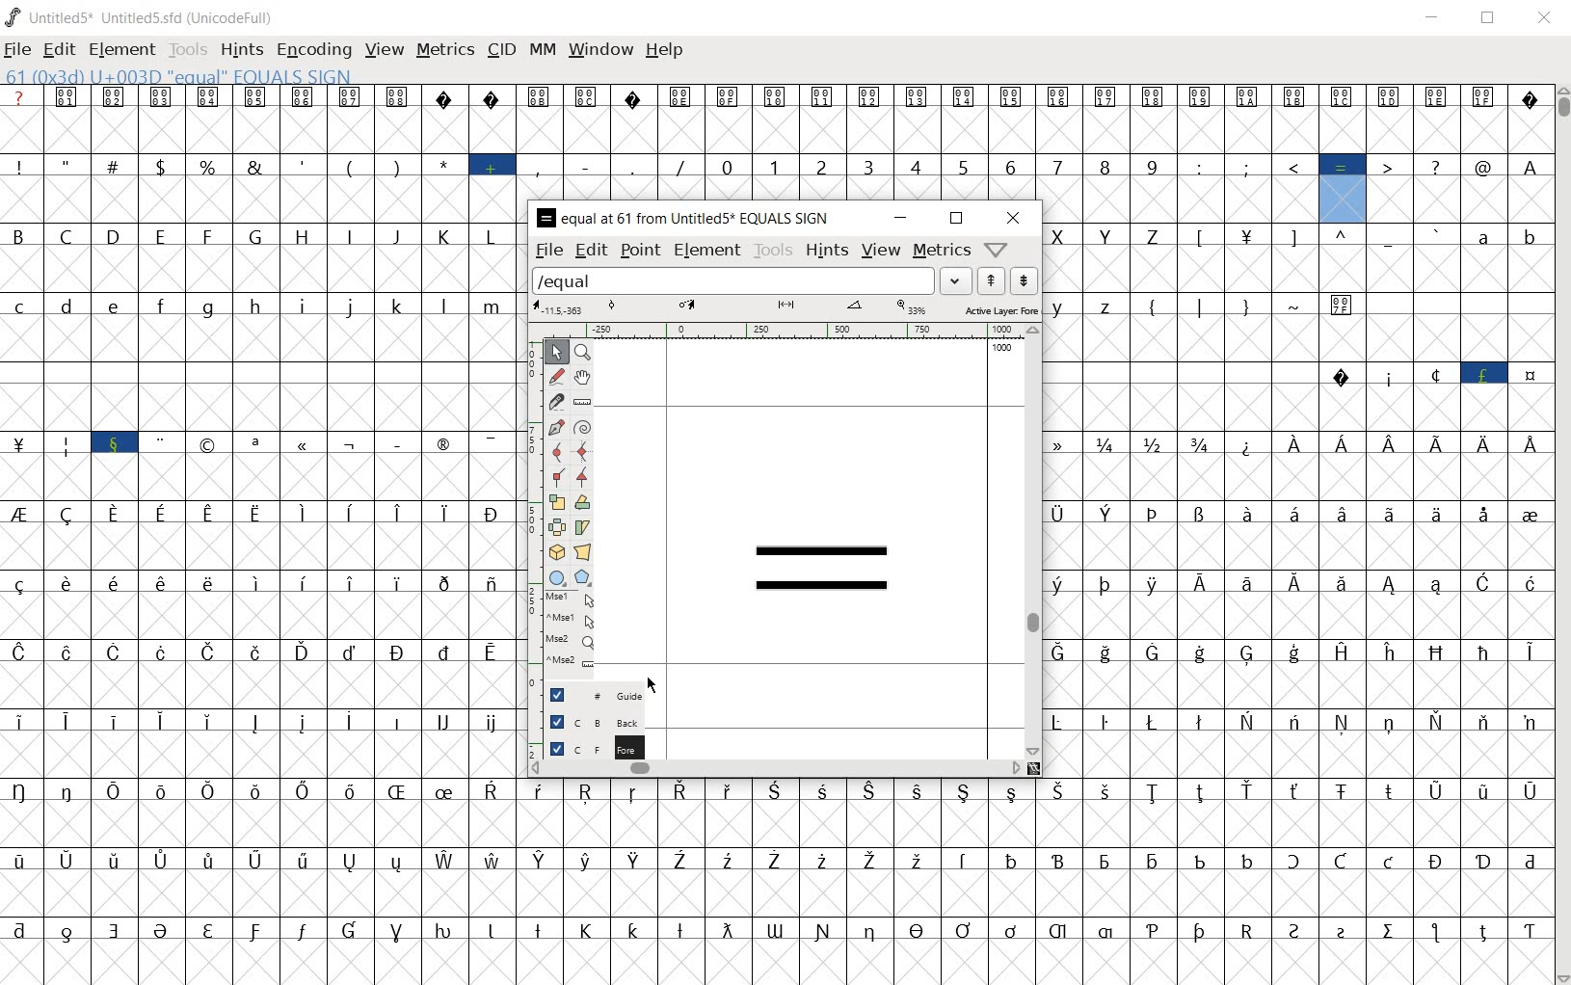  Describe the element at coordinates (915, 142) in the screenshot. I see `glyph characters` at that location.